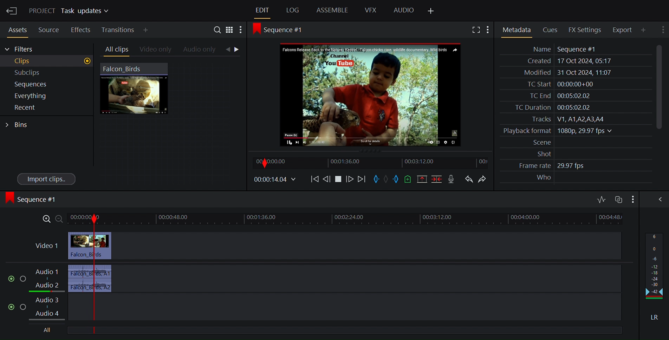 The image size is (669, 340). What do you see at coordinates (550, 30) in the screenshot?
I see `Cues` at bounding box center [550, 30].